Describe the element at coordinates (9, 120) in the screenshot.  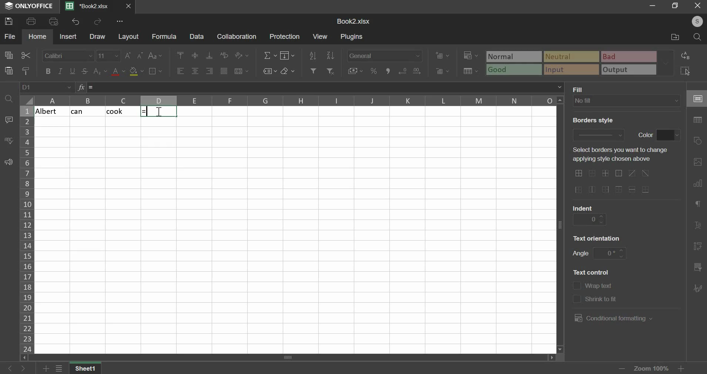
I see `comment` at that location.